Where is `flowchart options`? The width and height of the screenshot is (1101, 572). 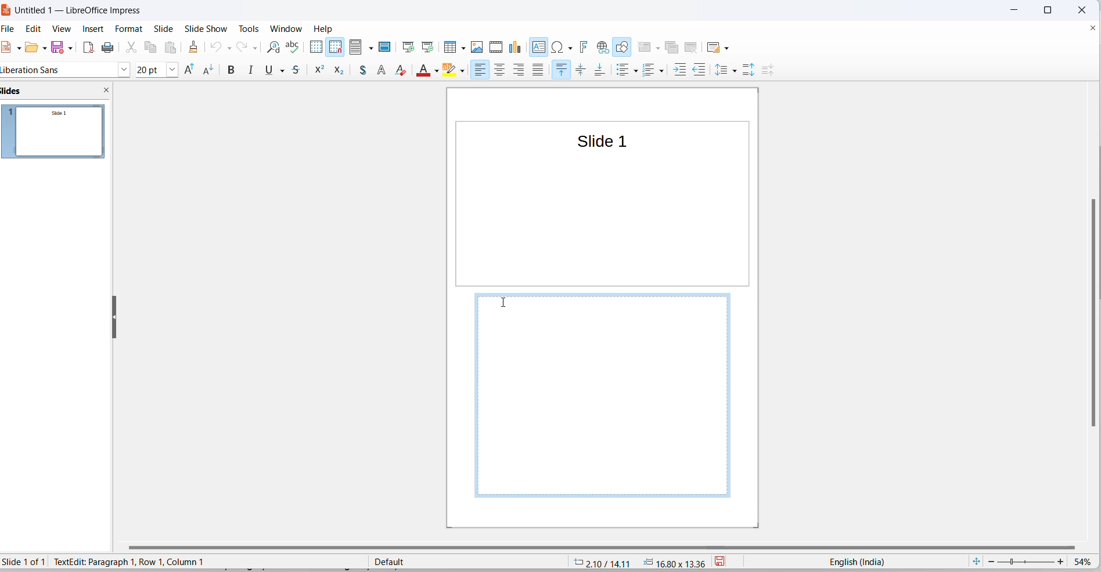 flowchart options is located at coordinates (335, 74).